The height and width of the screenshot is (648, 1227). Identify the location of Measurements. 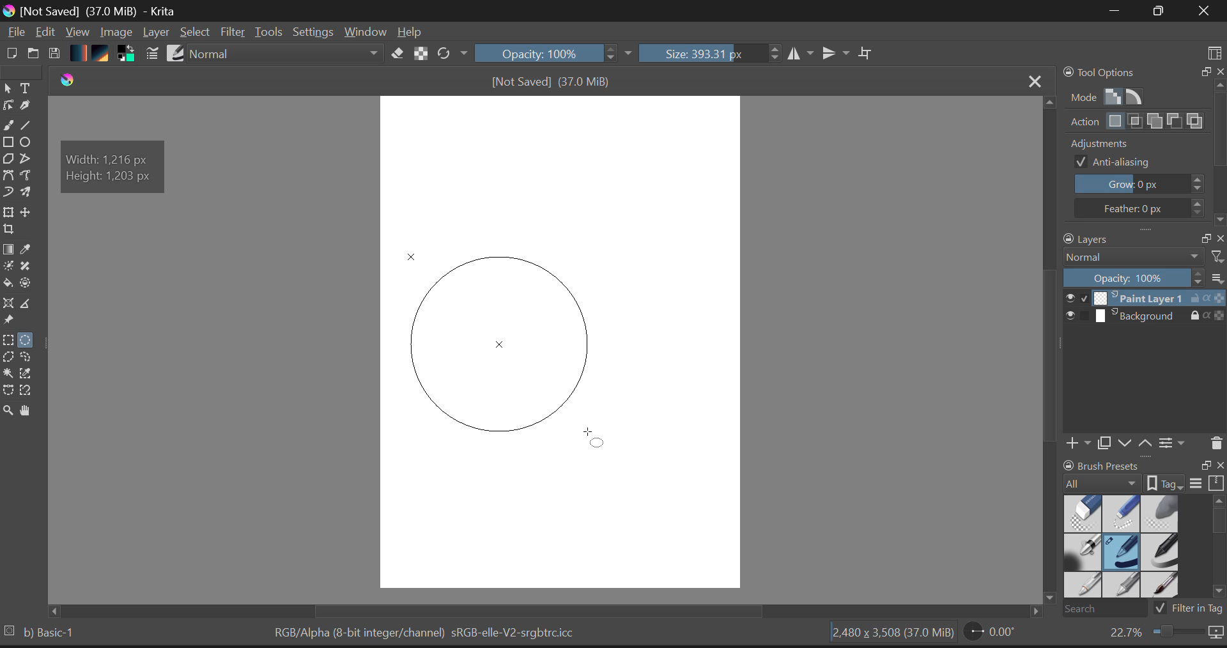
(31, 304).